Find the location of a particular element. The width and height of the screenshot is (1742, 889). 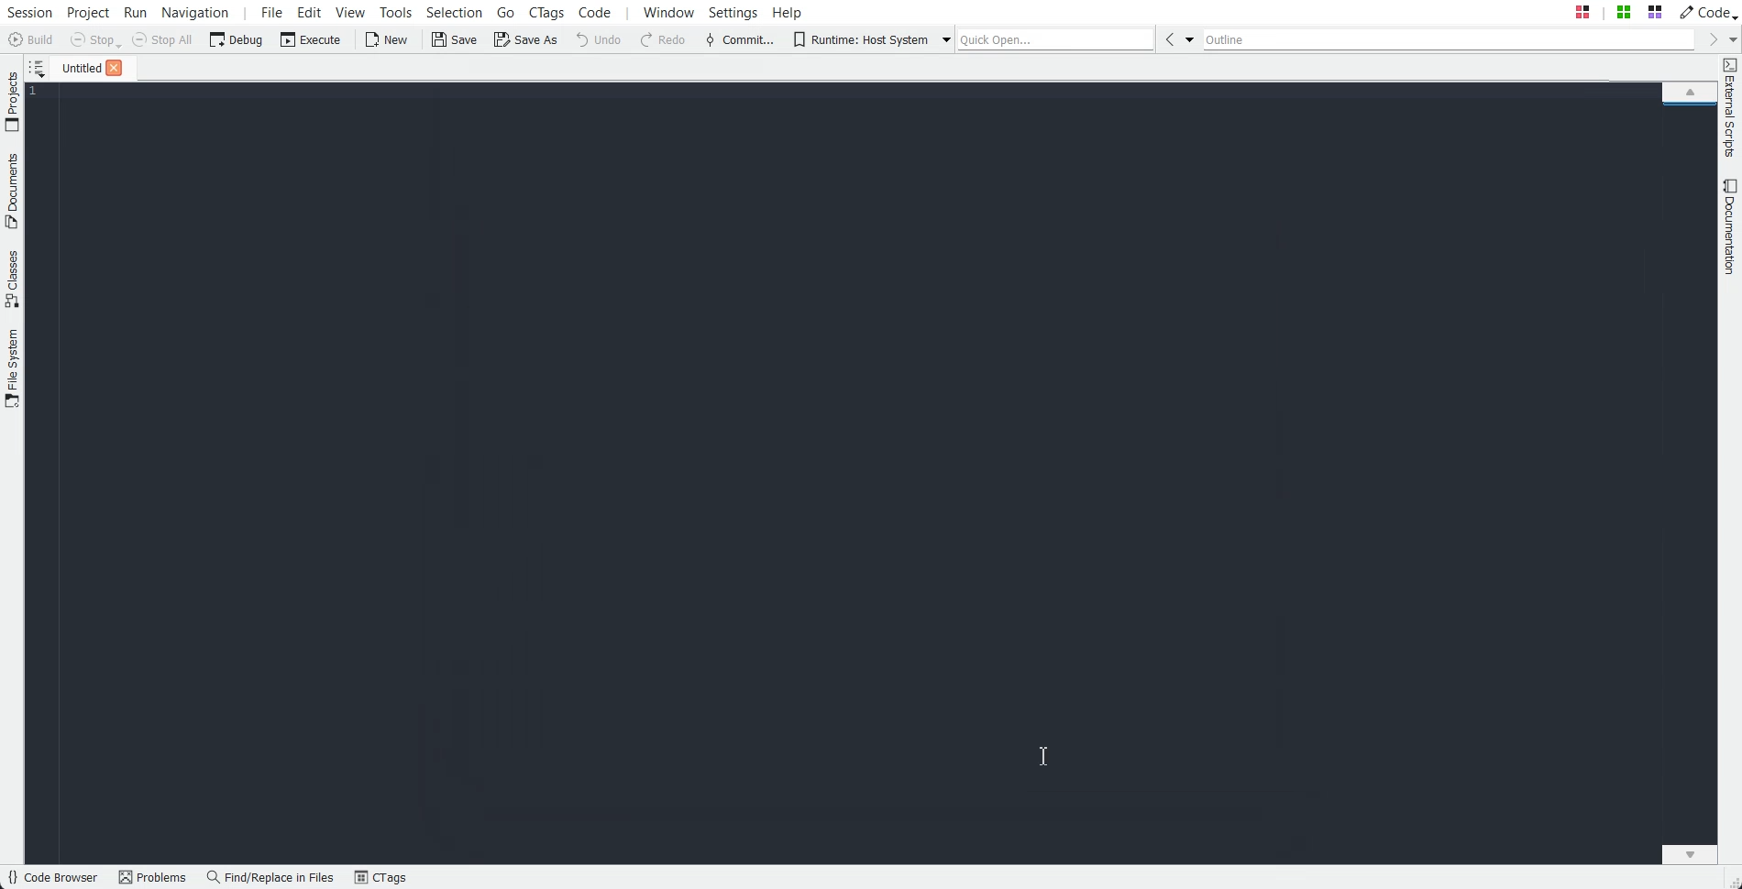

File is located at coordinates (76, 67).